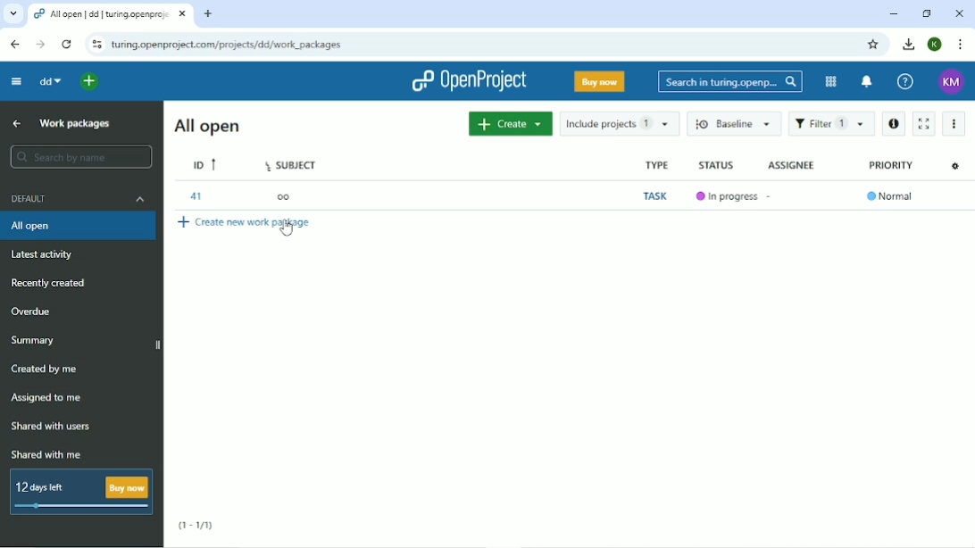  I want to click on Site, so click(228, 46).